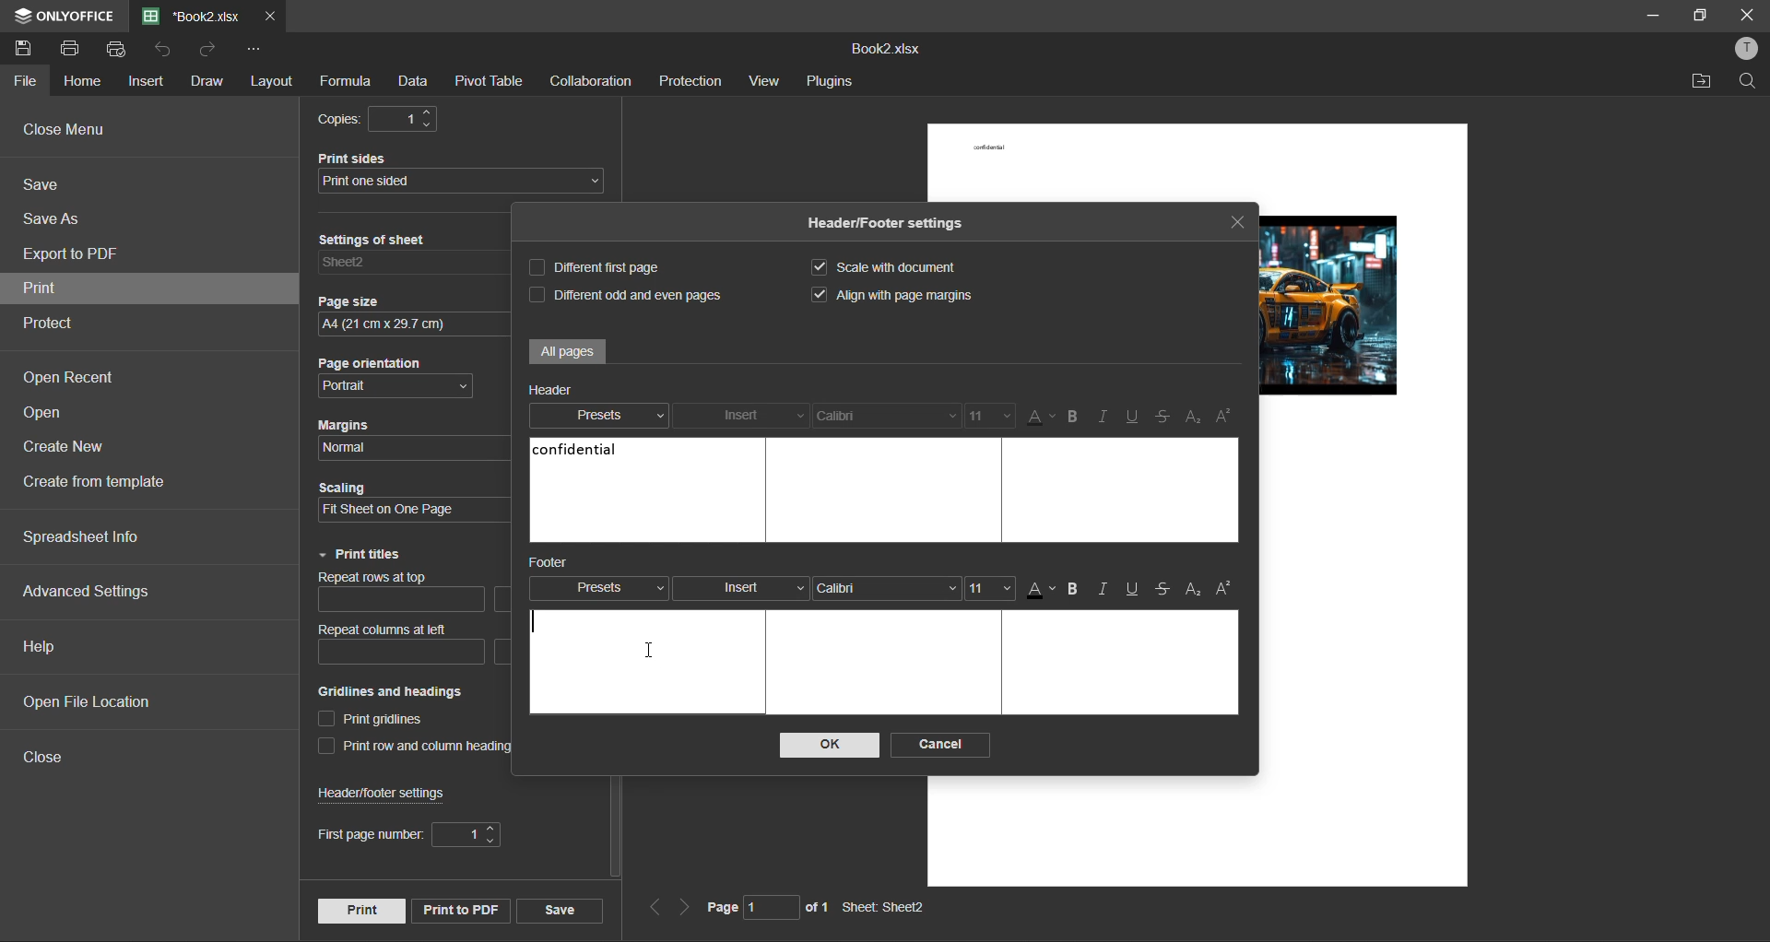 This screenshot has width=1770, height=942. Describe the element at coordinates (77, 252) in the screenshot. I see `export to pdf` at that location.